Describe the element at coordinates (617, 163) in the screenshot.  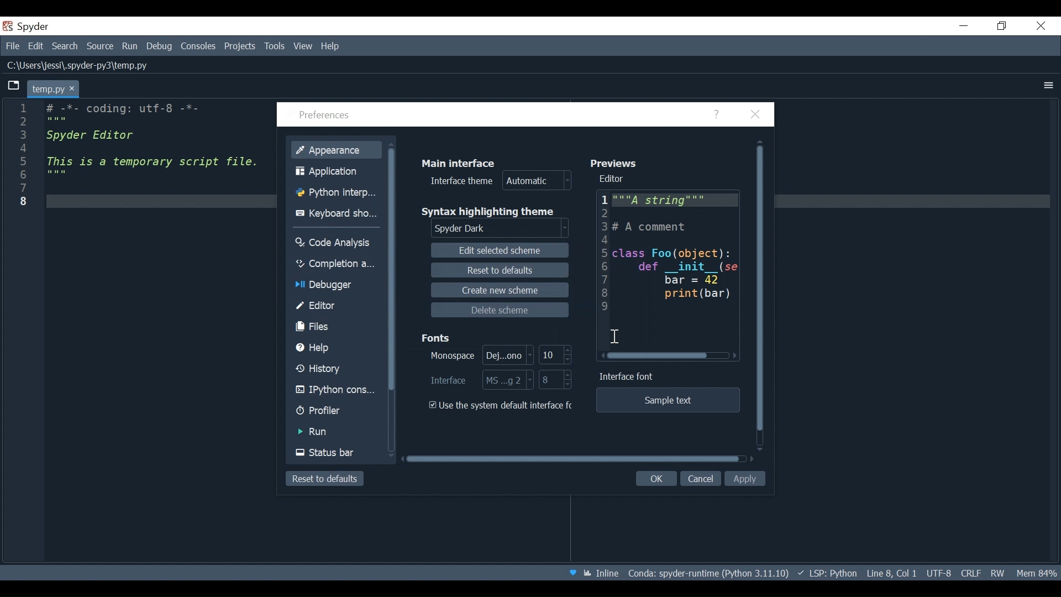
I see `Previews` at that location.